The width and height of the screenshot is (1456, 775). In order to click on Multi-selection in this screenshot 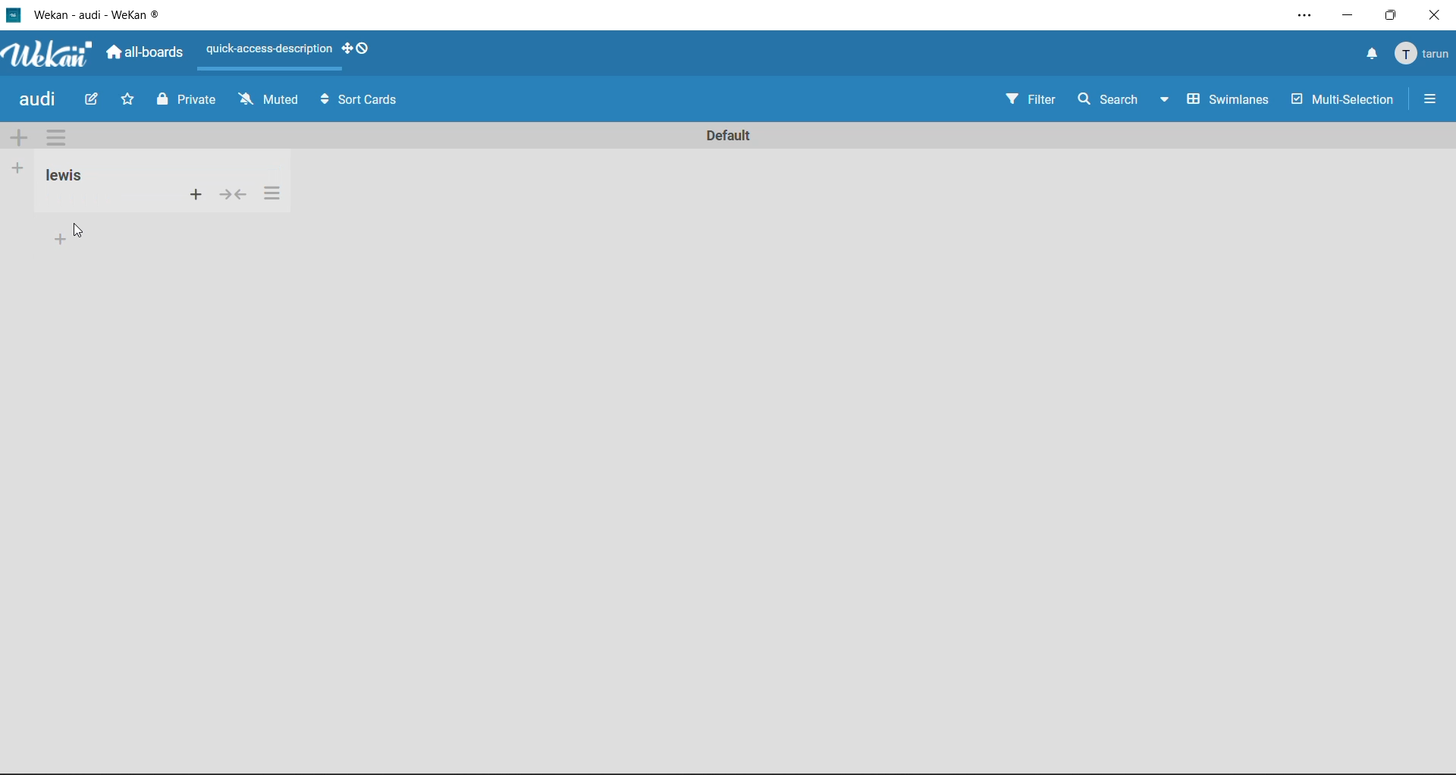, I will do `click(1345, 102)`.